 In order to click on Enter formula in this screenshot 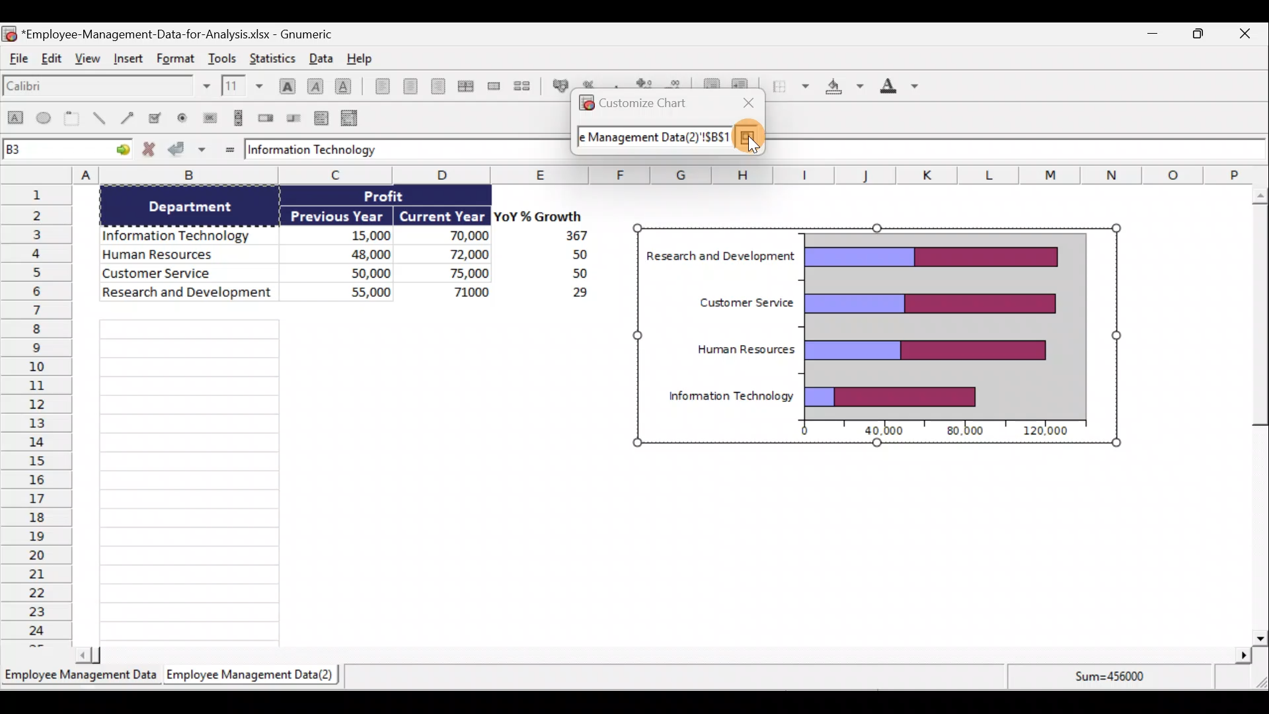, I will do `click(227, 149)`.